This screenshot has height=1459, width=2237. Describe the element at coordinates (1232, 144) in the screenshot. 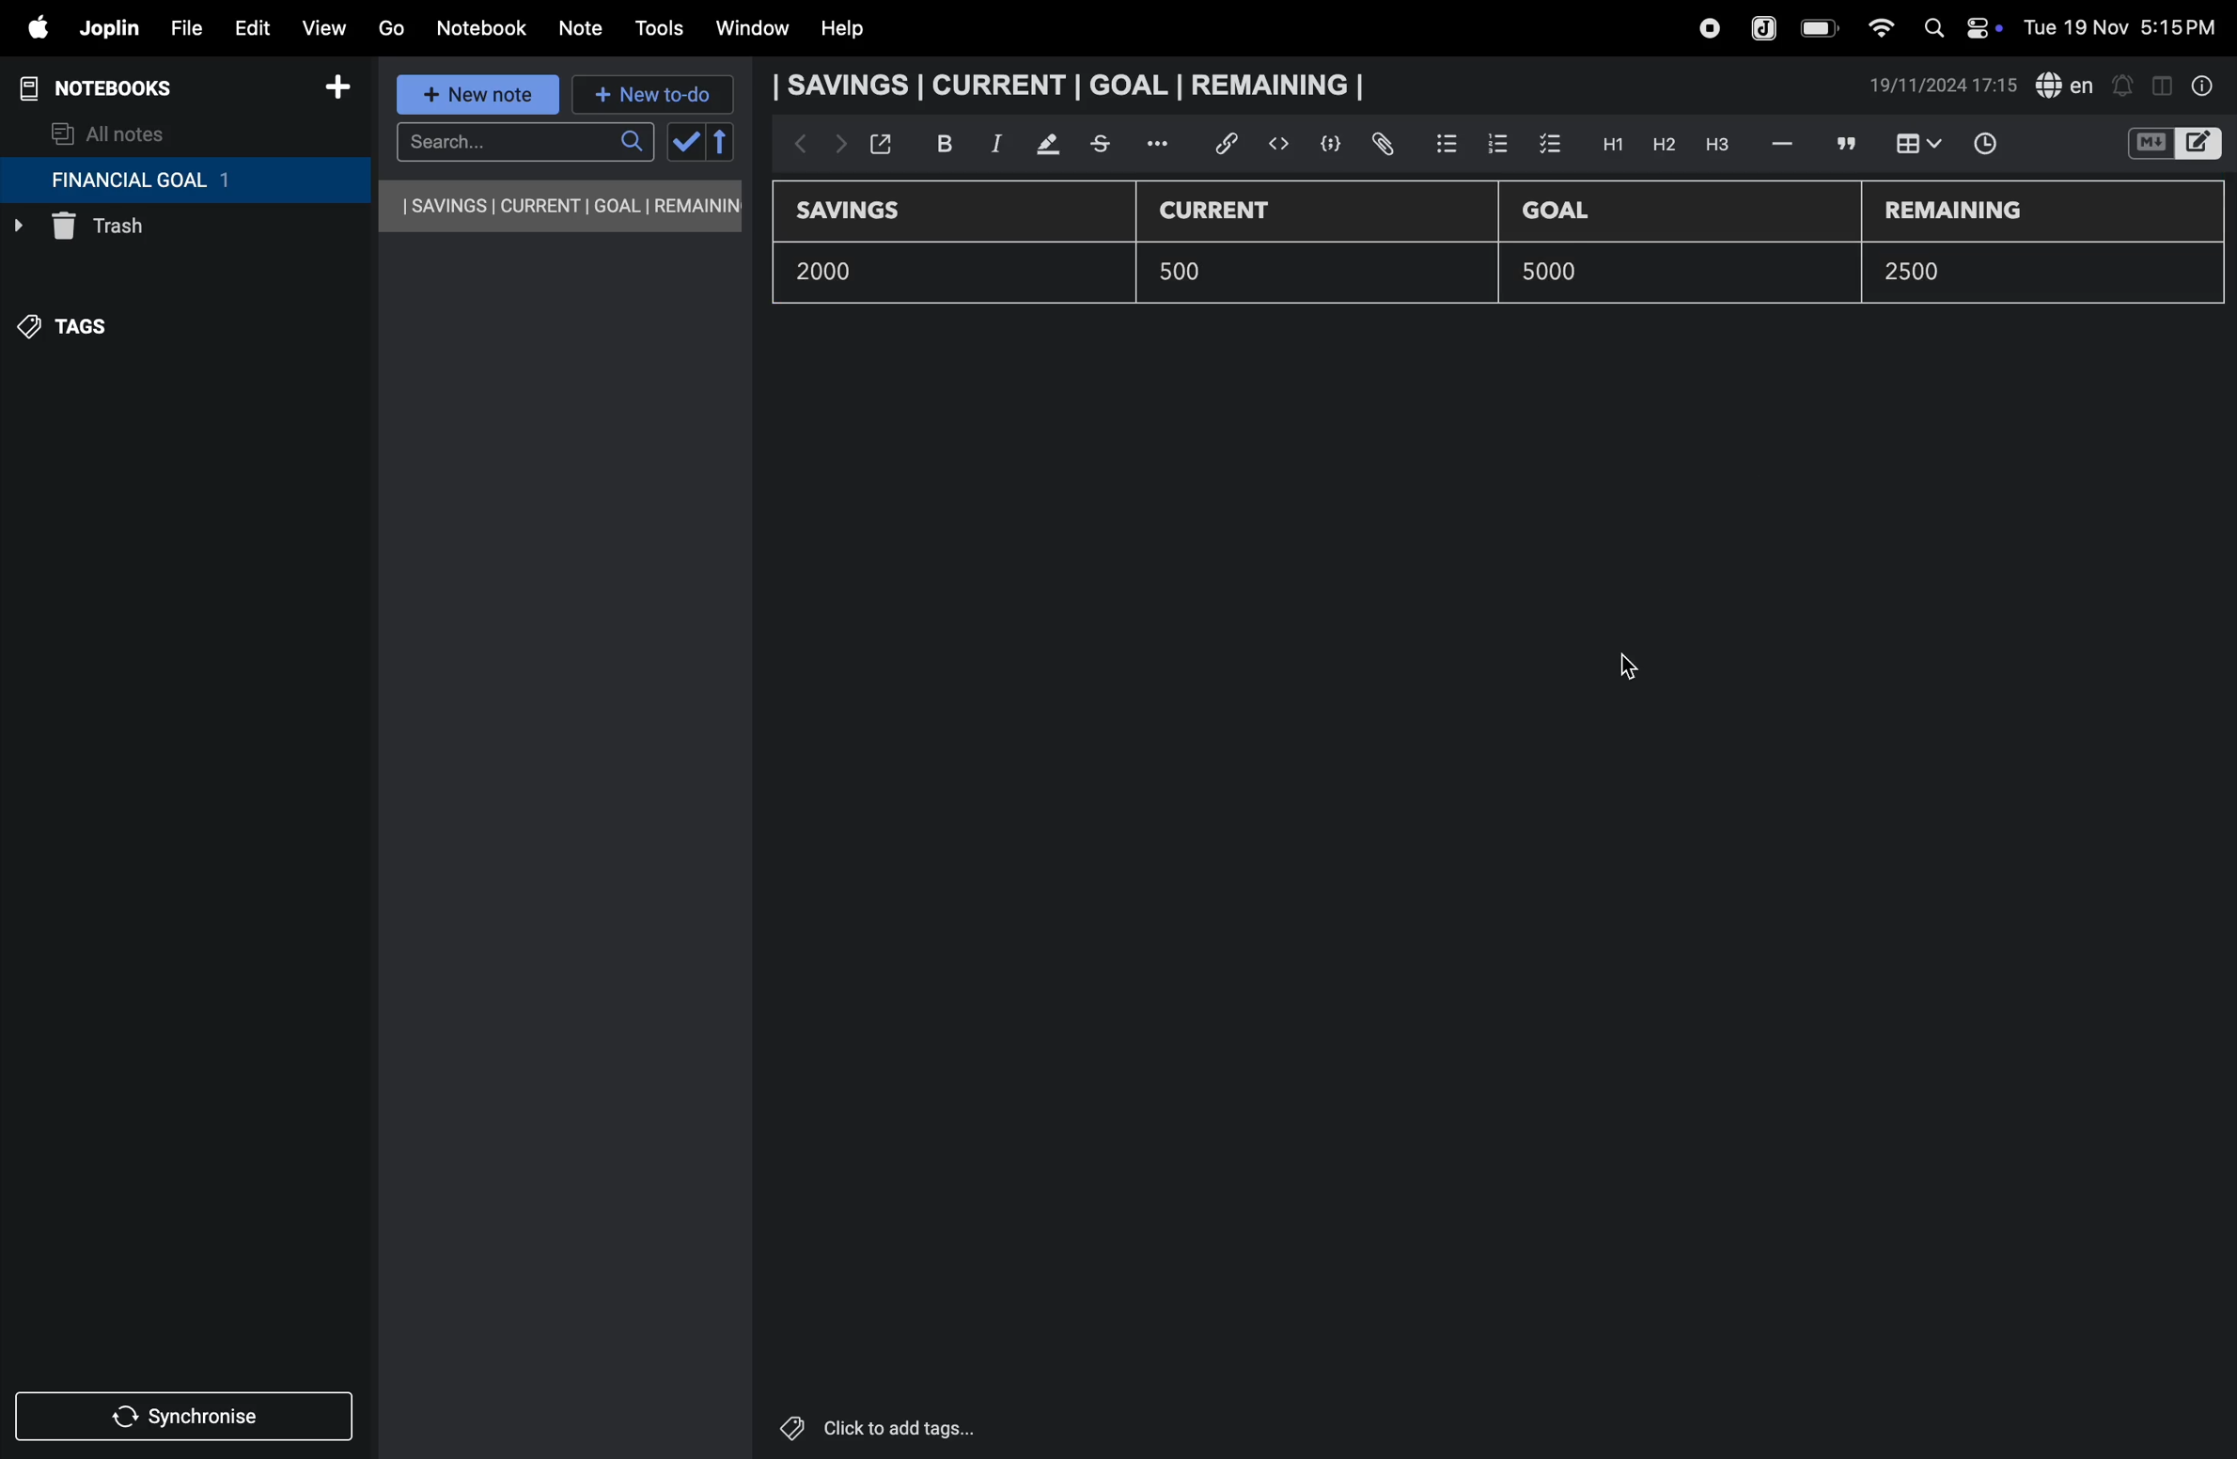

I see `hyper link` at that location.